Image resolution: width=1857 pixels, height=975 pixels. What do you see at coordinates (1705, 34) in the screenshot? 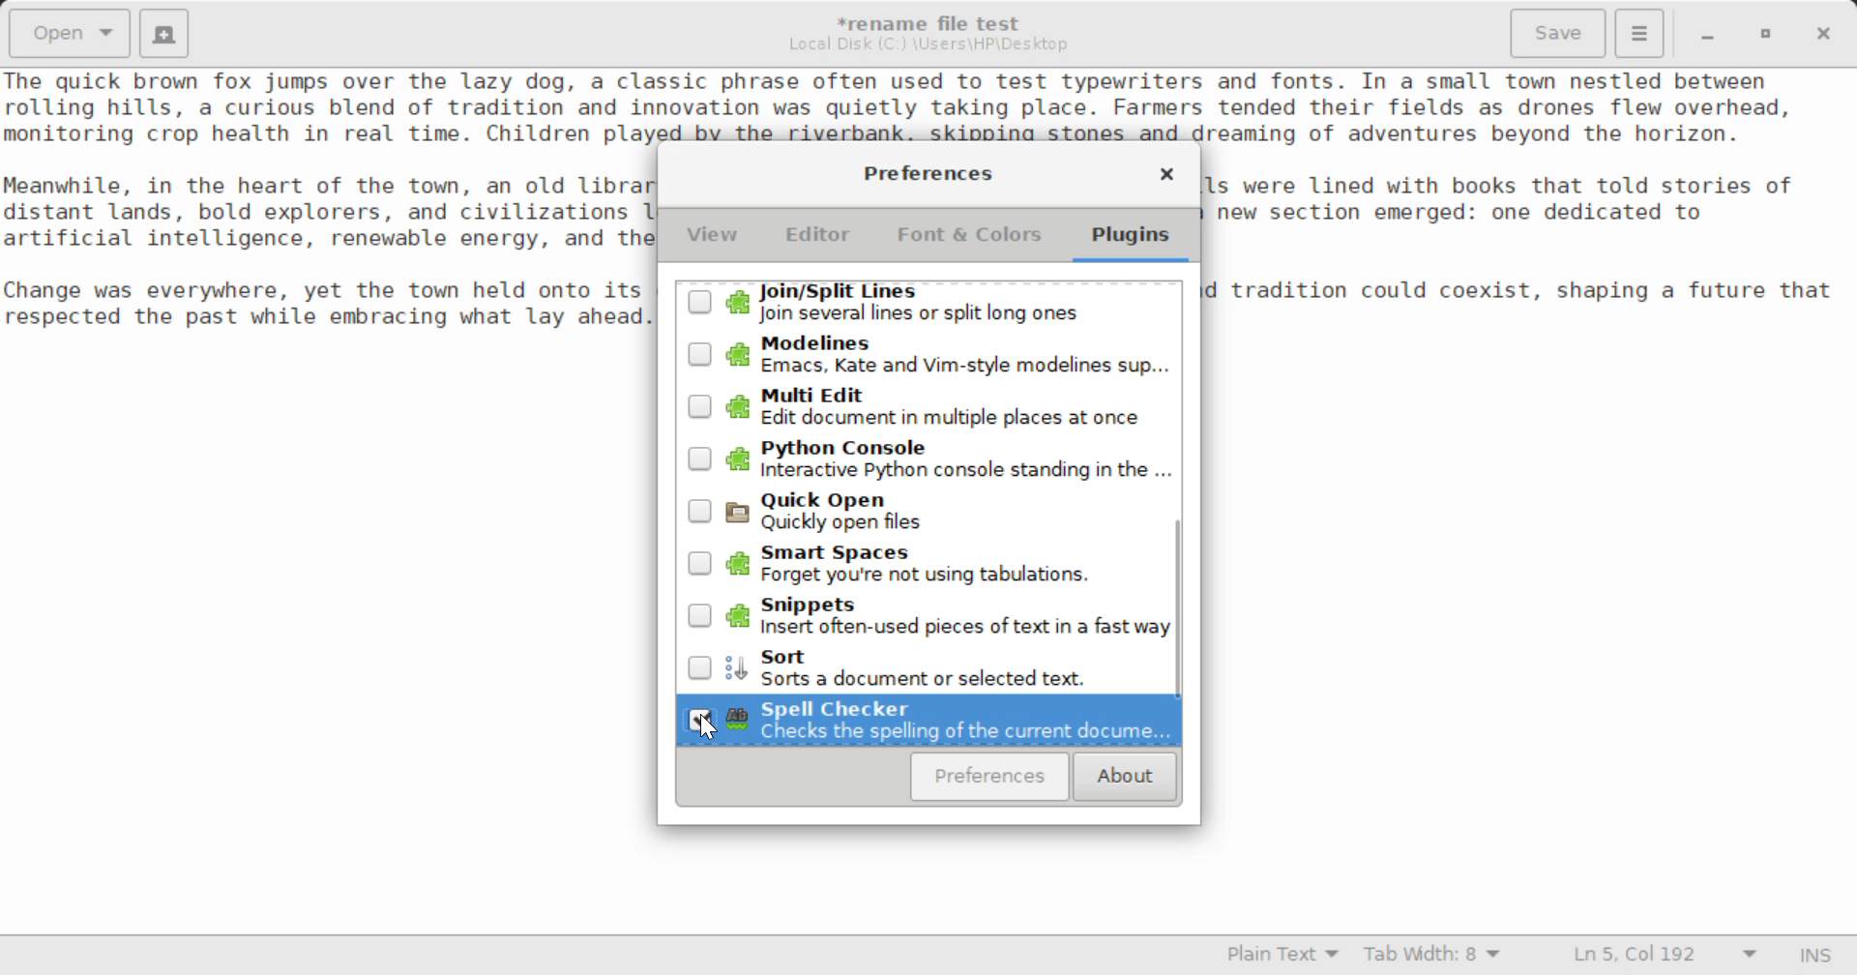
I see `Restore Down` at bounding box center [1705, 34].